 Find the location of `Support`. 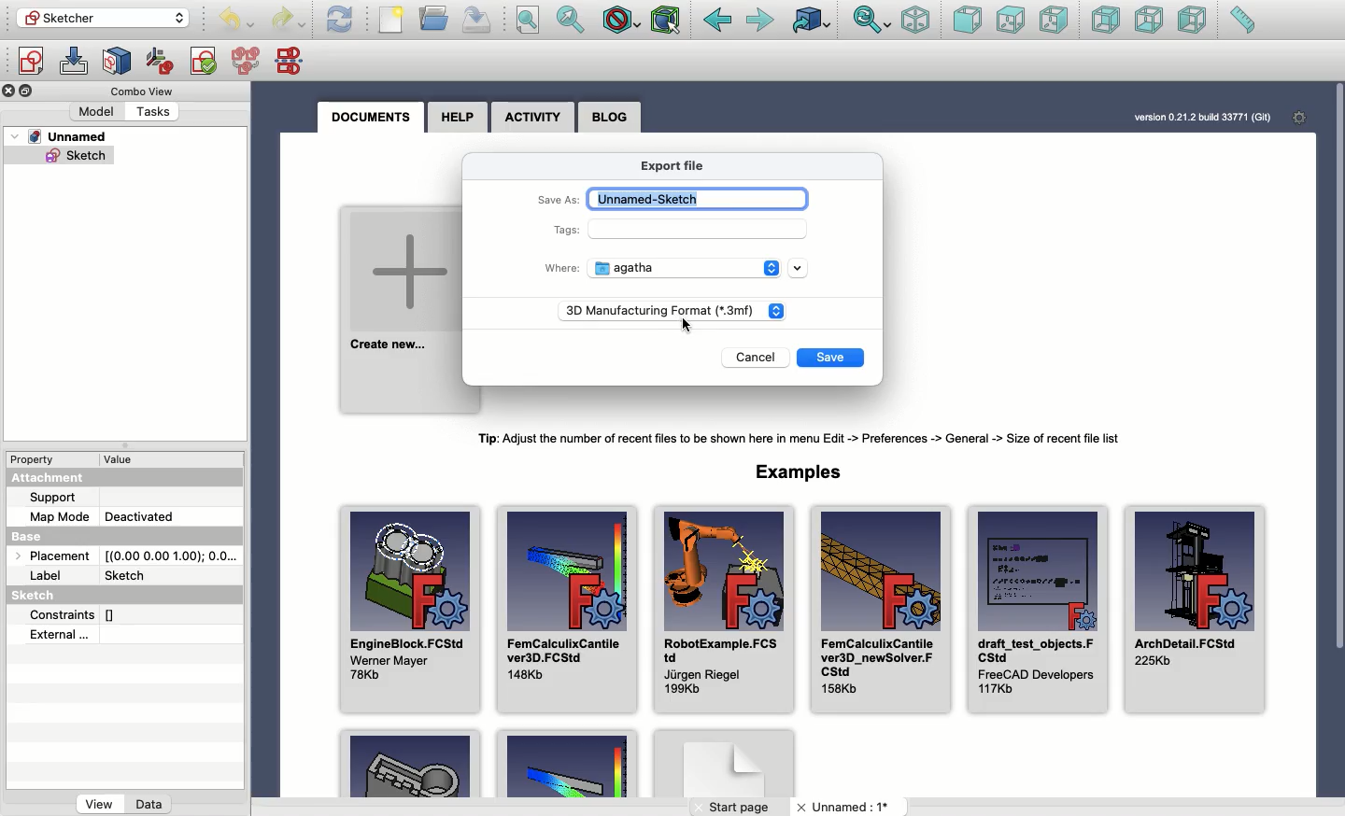

Support is located at coordinates (58, 497).